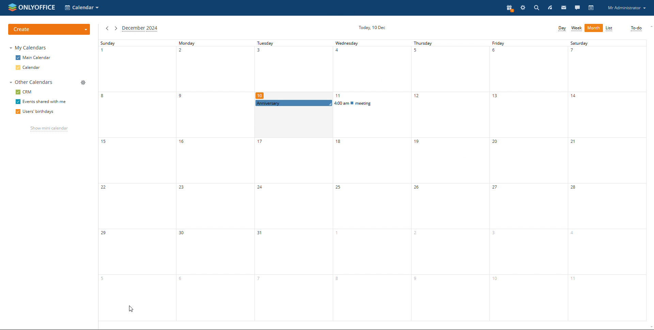 The width and height of the screenshot is (654, 330). Describe the element at coordinates (82, 82) in the screenshot. I see `manage` at that location.